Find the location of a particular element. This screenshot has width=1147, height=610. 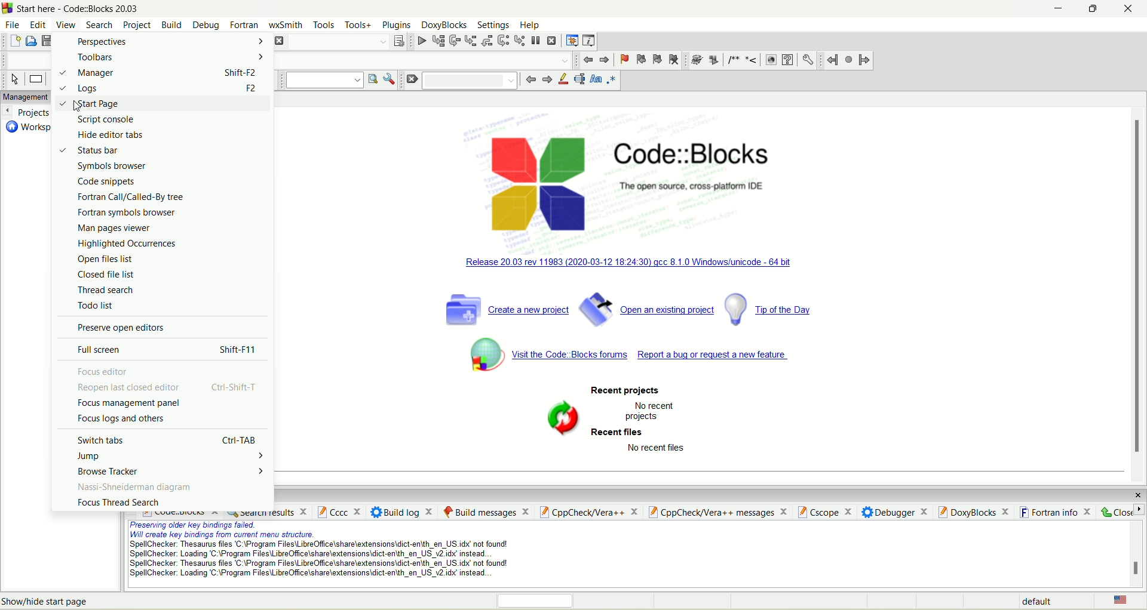

next is located at coordinates (545, 81).